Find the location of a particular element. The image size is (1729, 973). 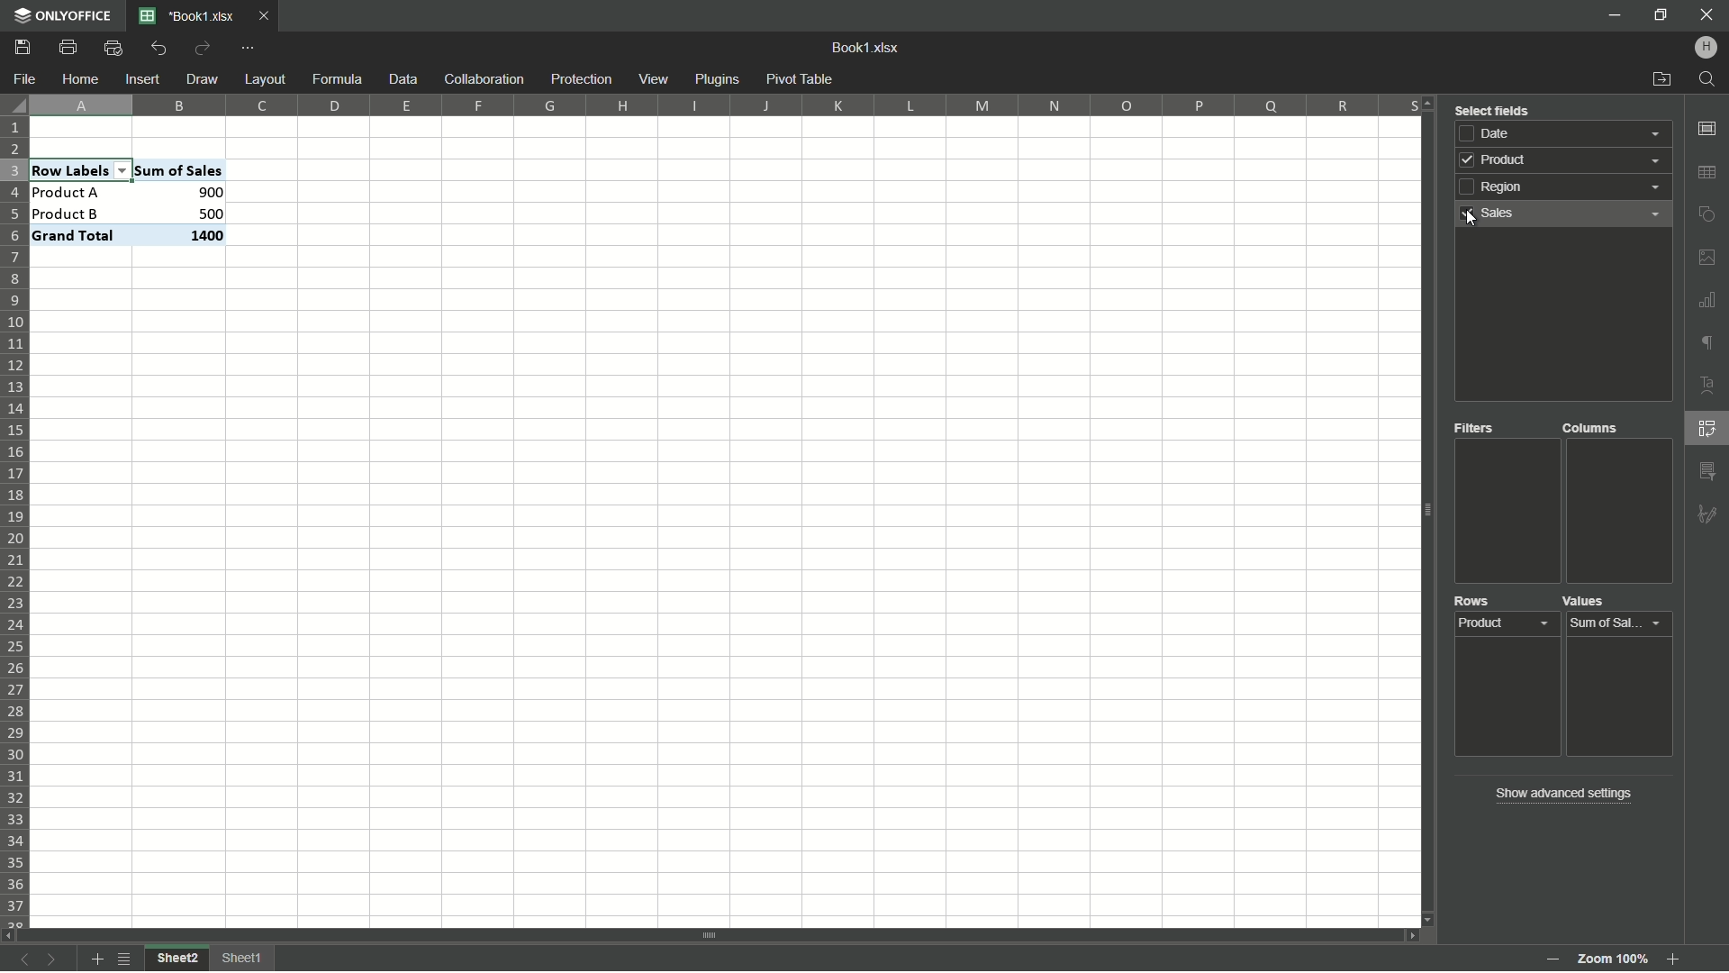

scroll right is located at coordinates (1405, 935).